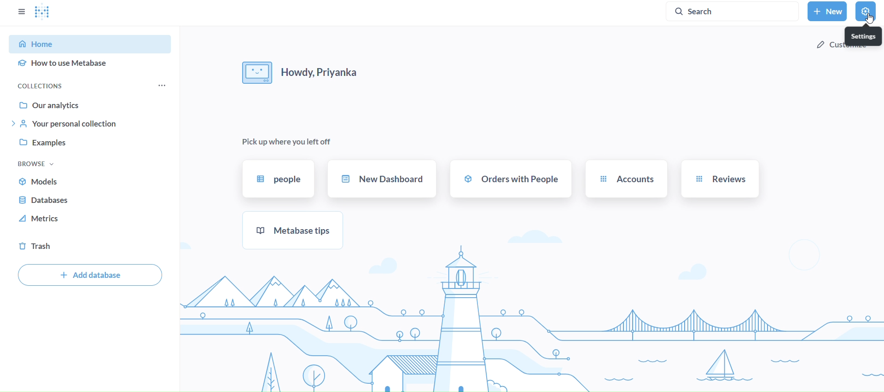  Describe the element at coordinates (92, 202) in the screenshot. I see `database` at that location.